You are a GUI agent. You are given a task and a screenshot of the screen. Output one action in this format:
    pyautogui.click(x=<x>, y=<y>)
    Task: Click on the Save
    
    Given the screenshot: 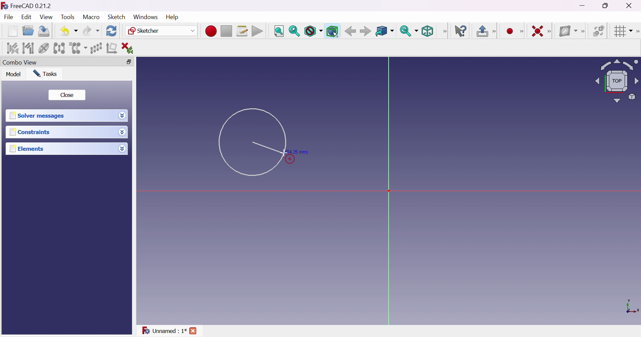 What is the action you would take?
    pyautogui.click(x=43, y=31)
    